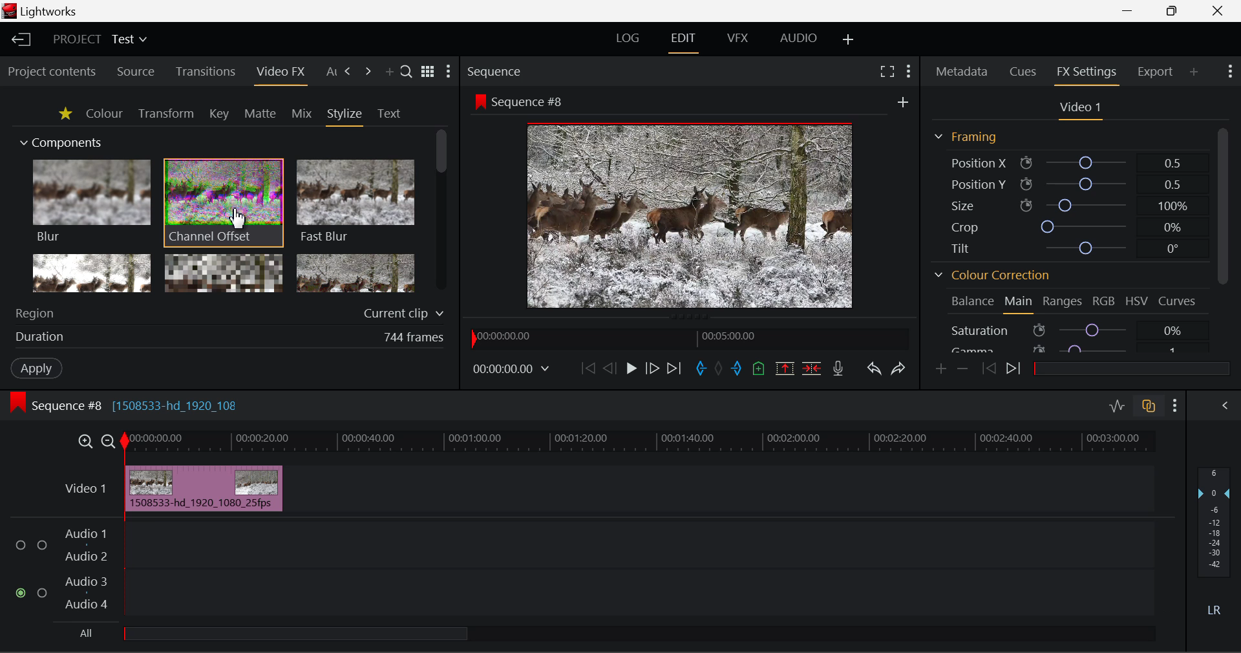  Describe the element at coordinates (224, 204) in the screenshot. I see `Channel Offset` at that location.